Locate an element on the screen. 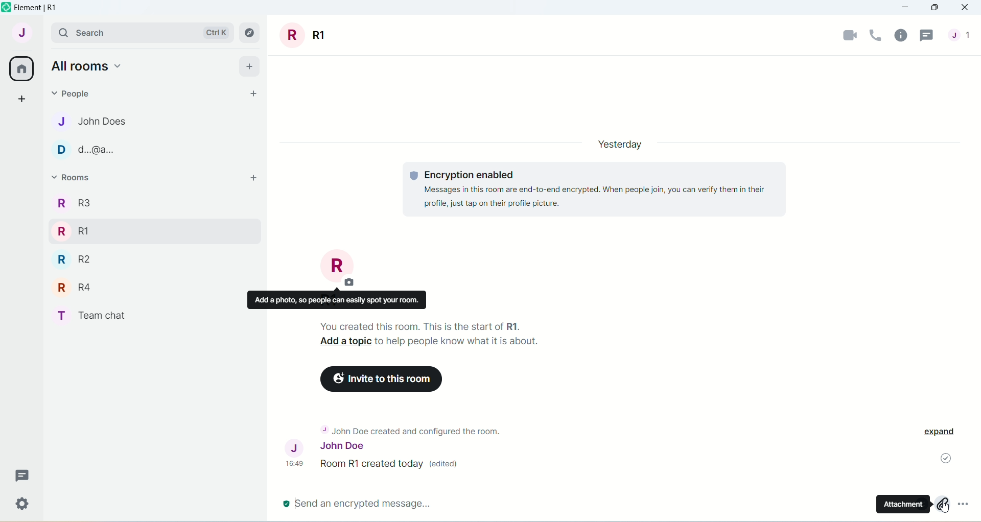 The image size is (981, 522). R R2 is located at coordinates (74, 260).